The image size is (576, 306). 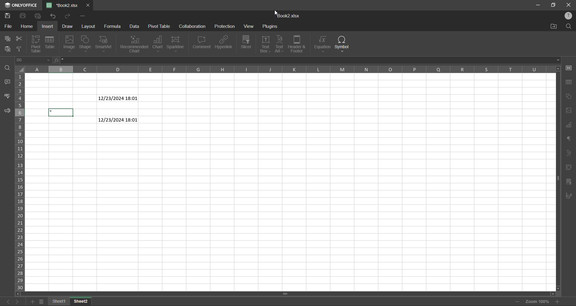 I want to click on save, so click(x=8, y=16).